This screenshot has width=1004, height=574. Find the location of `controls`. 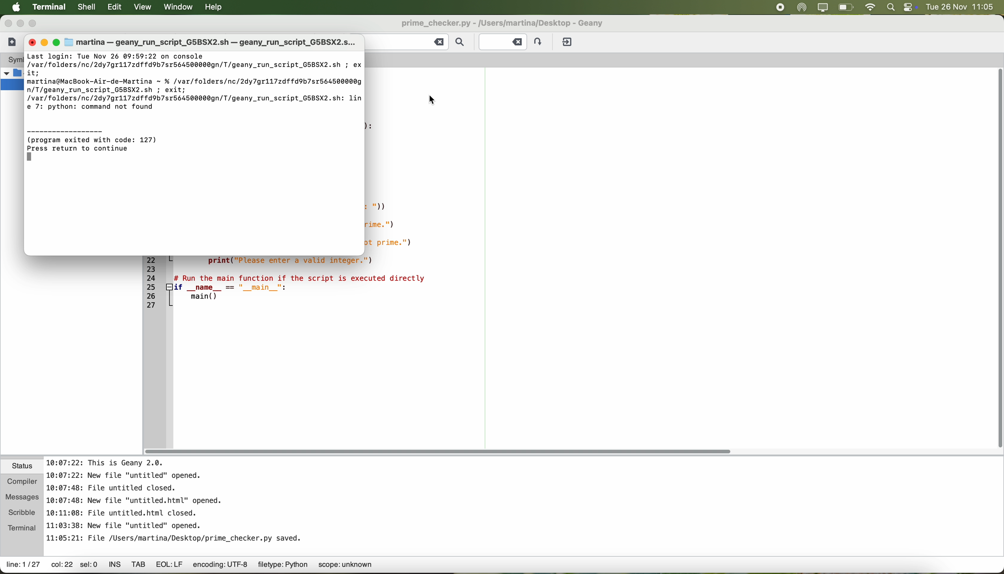

controls is located at coordinates (910, 7).